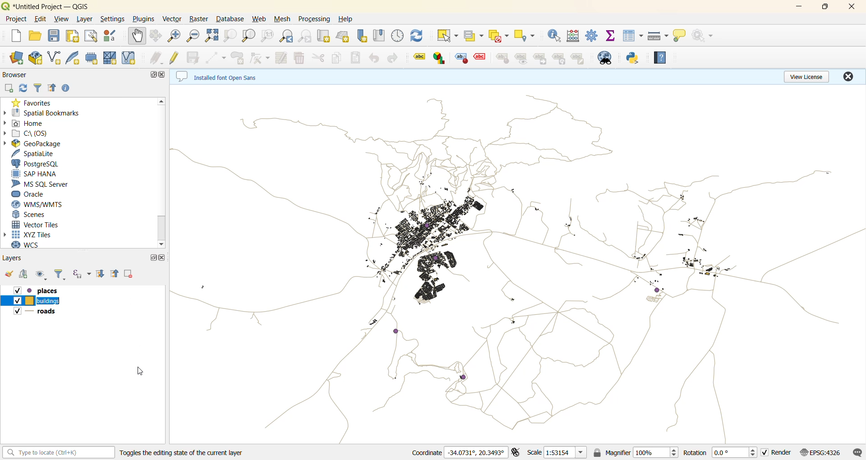 This screenshot has width=866, height=460. What do you see at coordinates (851, 8) in the screenshot?
I see `close` at bounding box center [851, 8].